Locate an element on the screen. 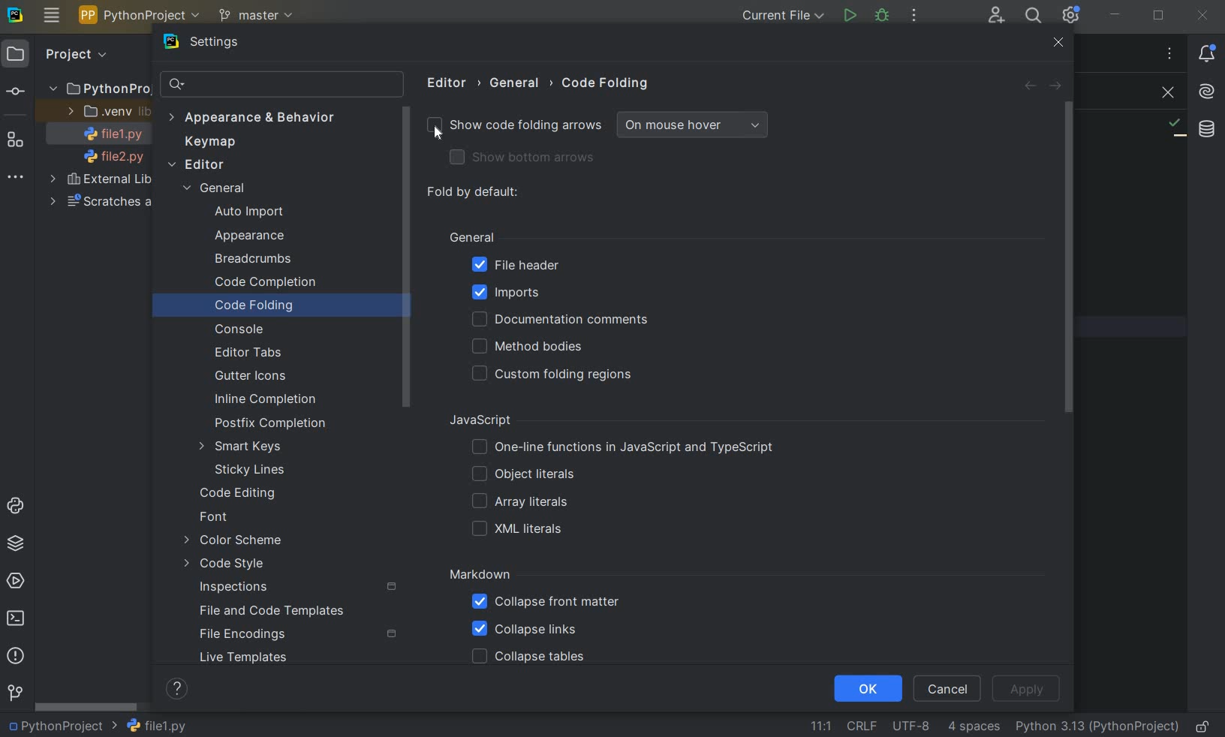  EDITOR TABS is located at coordinates (248, 350).